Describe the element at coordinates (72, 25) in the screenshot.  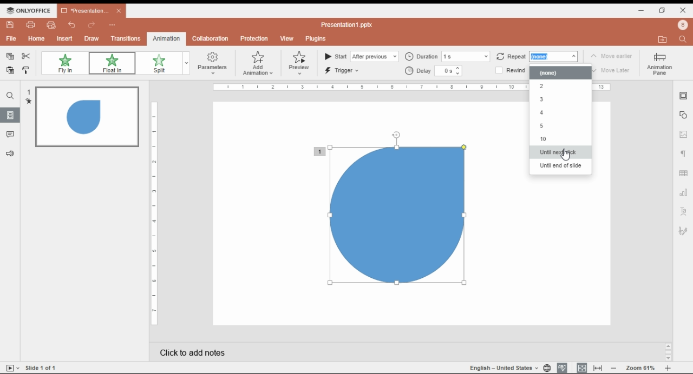
I see `undo` at that location.